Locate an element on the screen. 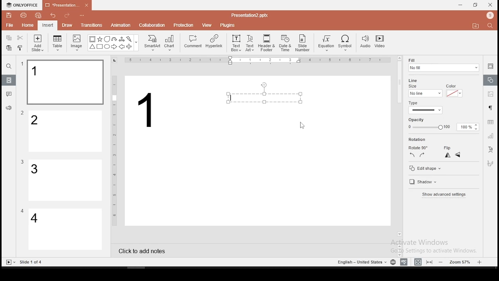 Image resolution: width=499 pixels, height=281 pixels. smart is located at coordinates (151, 43).